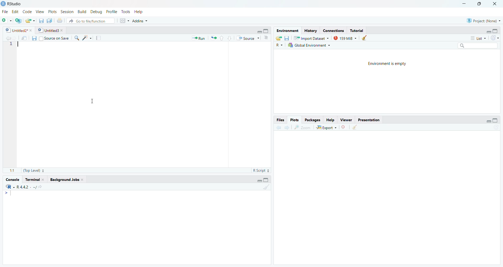 The width and height of the screenshot is (503, 267). Describe the element at coordinates (14, 38) in the screenshot. I see `Forward` at that location.